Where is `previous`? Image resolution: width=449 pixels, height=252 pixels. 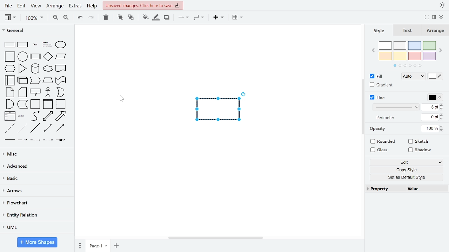
previous is located at coordinates (374, 51).